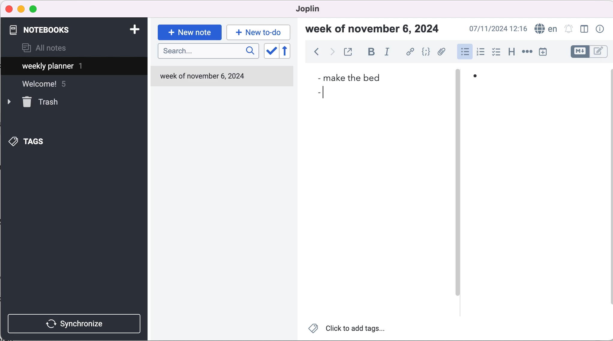 This screenshot has height=341, width=613. I want to click on new note, so click(190, 32).